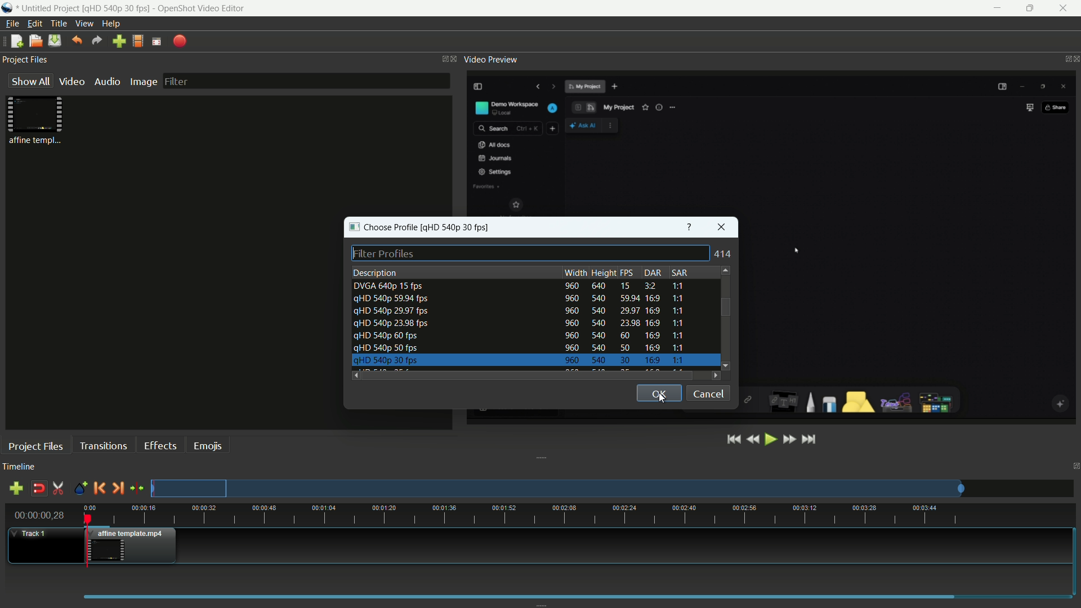  I want to click on 414, so click(725, 254).